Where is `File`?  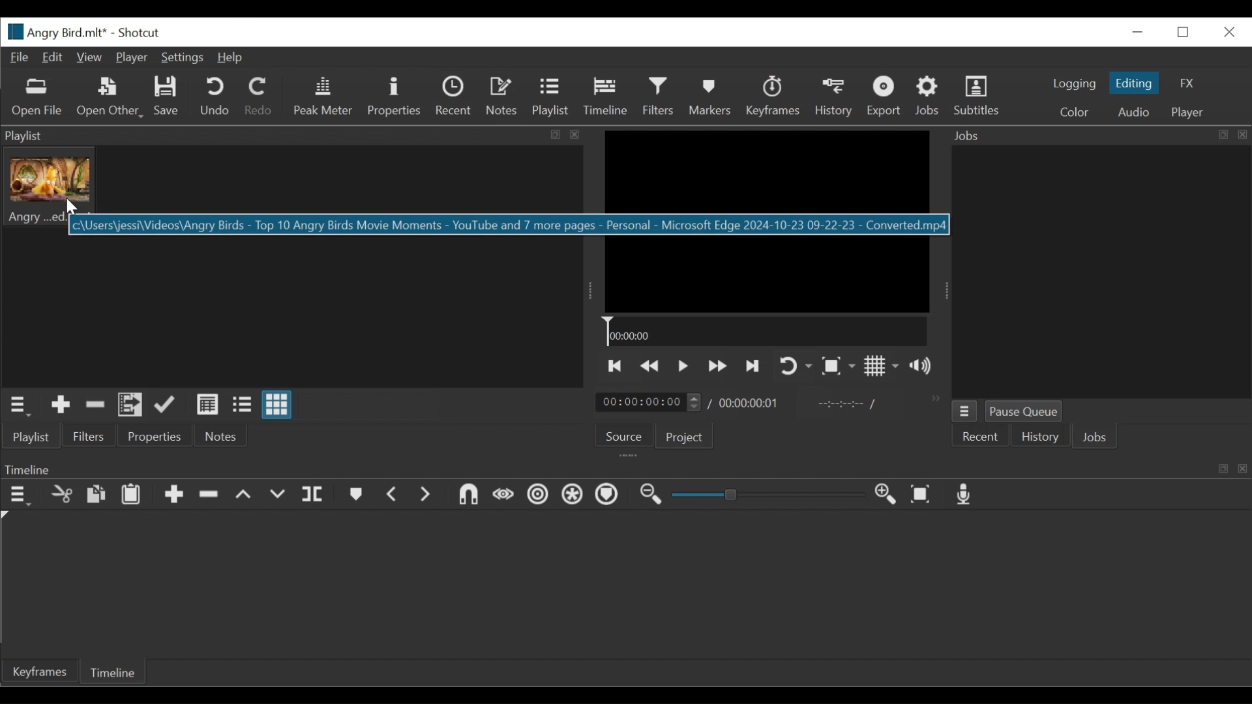 File is located at coordinates (20, 58).